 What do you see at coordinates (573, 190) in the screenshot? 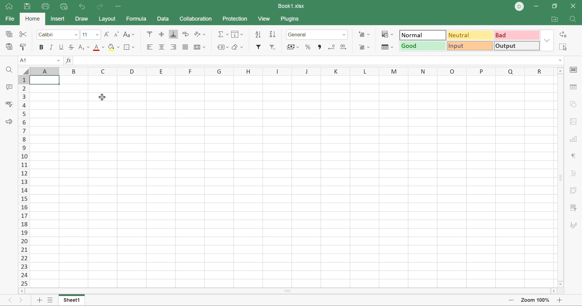
I see `pivot table settings` at bounding box center [573, 190].